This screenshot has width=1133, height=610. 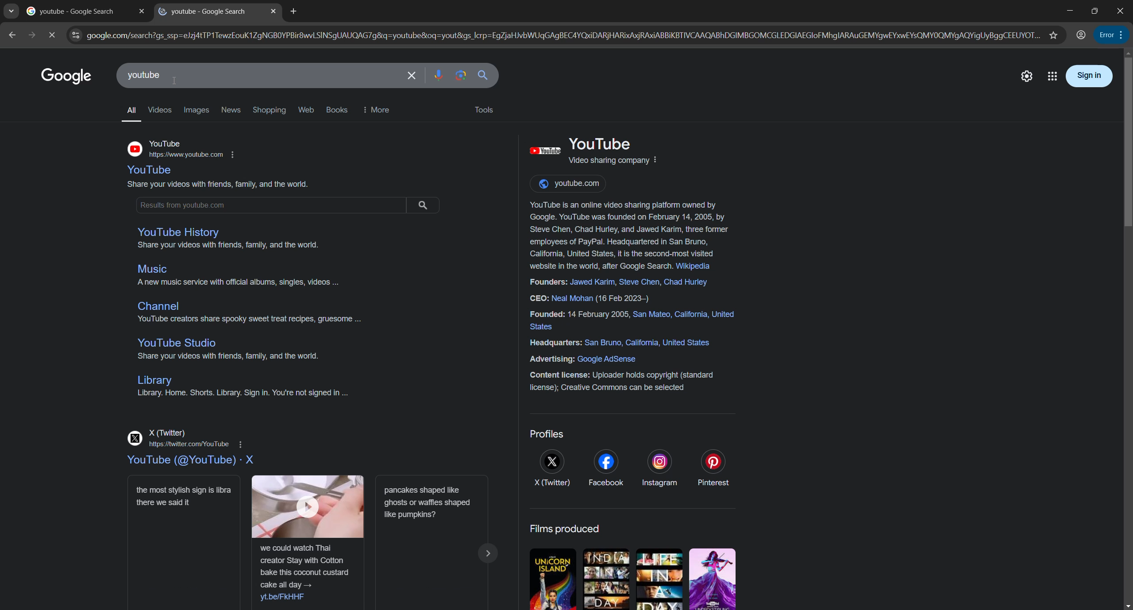 What do you see at coordinates (308, 542) in the screenshot?
I see `we could watch thai creator stay with cotton bake this account sustard cake all day yt.be/fkhhf` at bounding box center [308, 542].